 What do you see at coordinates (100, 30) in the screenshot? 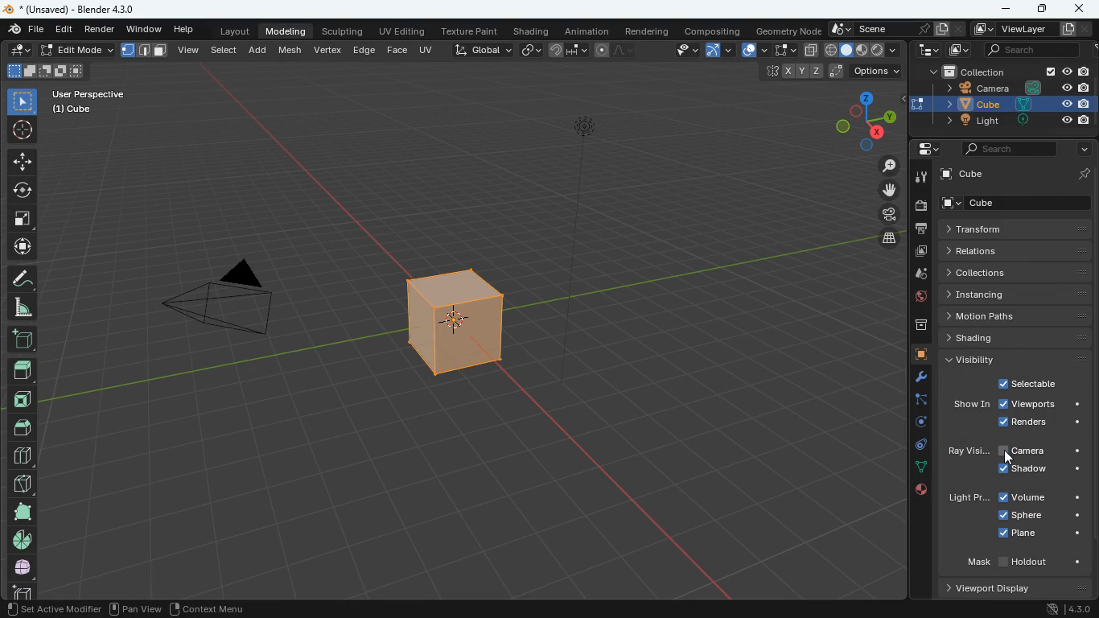
I see `render` at bounding box center [100, 30].